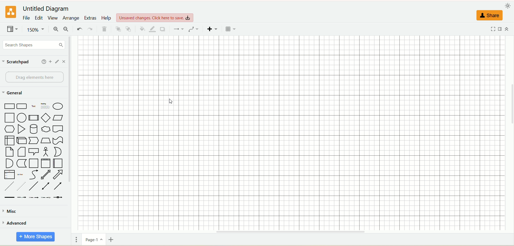 This screenshot has height=246, width=514. Describe the element at coordinates (34, 44) in the screenshot. I see `search shapes` at that location.